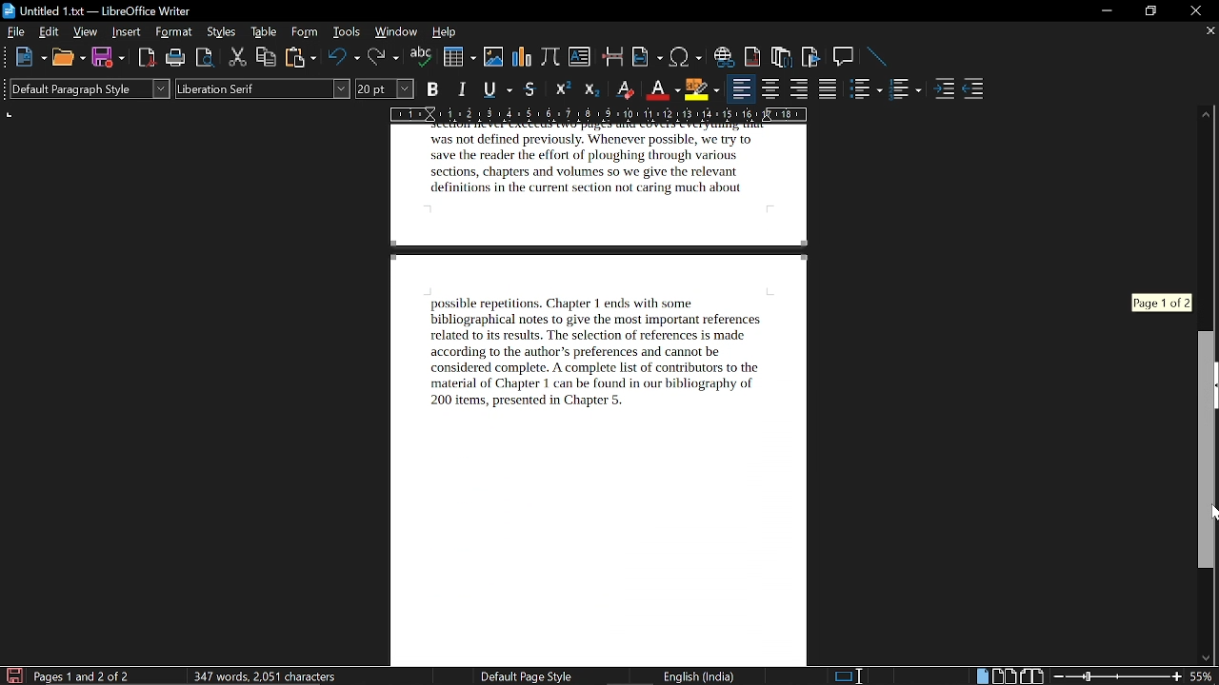 This screenshot has height=685, width=1219. Describe the element at coordinates (907, 90) in the screenshot. I see `toggle unordered list` at that location.